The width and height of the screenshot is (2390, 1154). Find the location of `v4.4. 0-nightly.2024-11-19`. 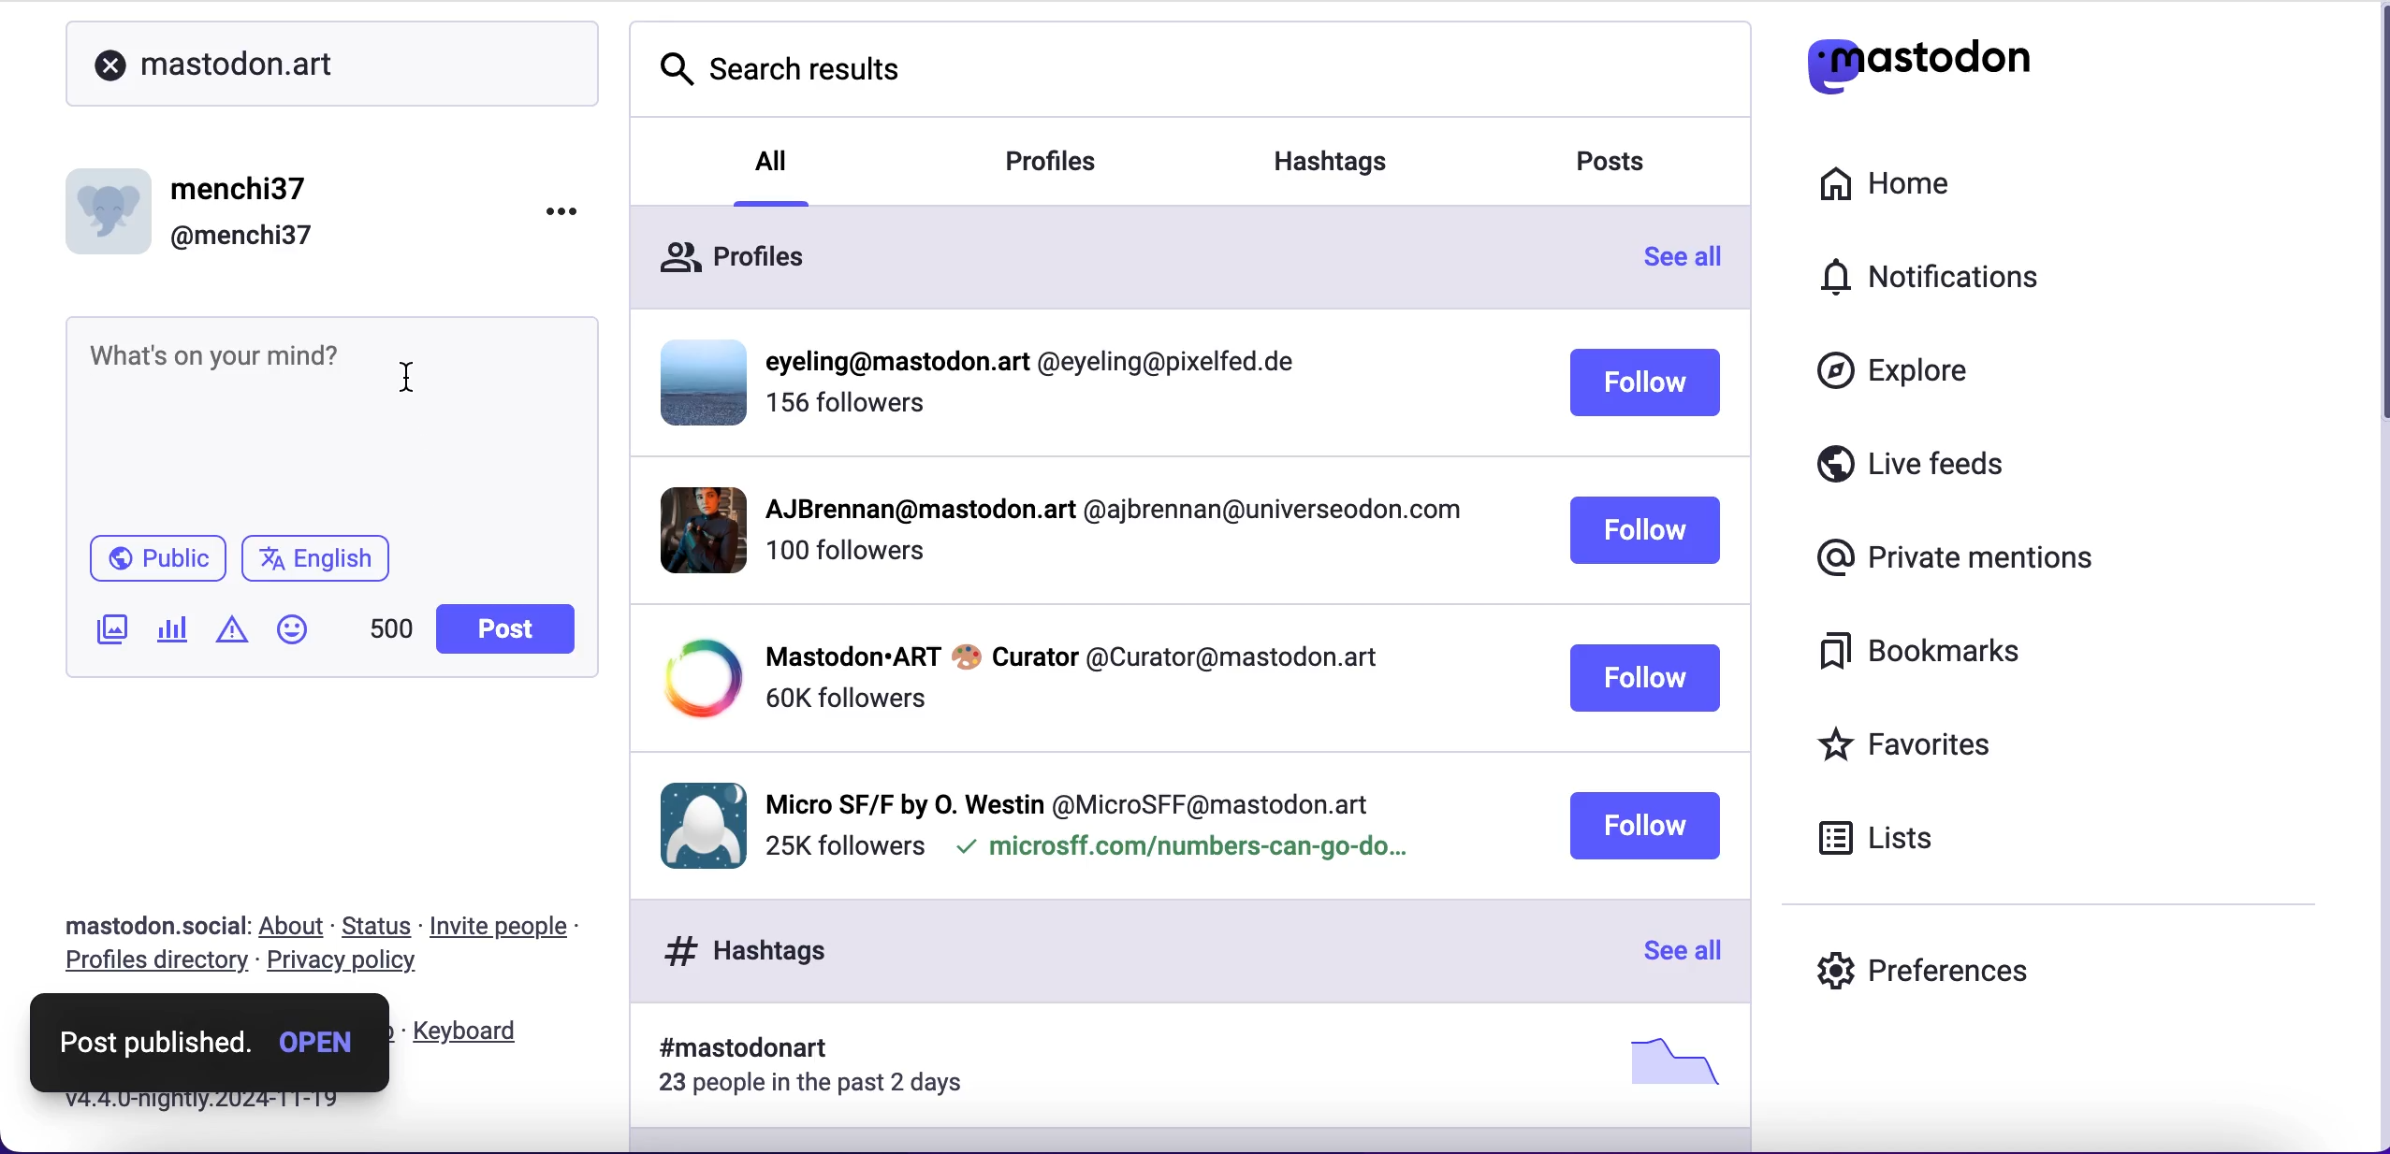

v4.4. 0-nightly.2024-11-19 is located at coordinates (187, 1098).